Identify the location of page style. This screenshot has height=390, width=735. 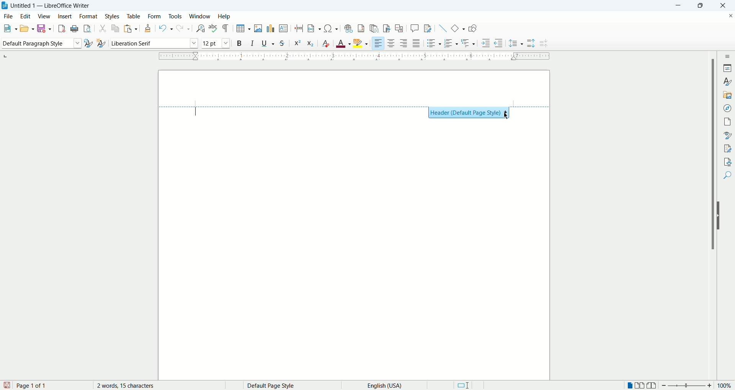
(288, 385).